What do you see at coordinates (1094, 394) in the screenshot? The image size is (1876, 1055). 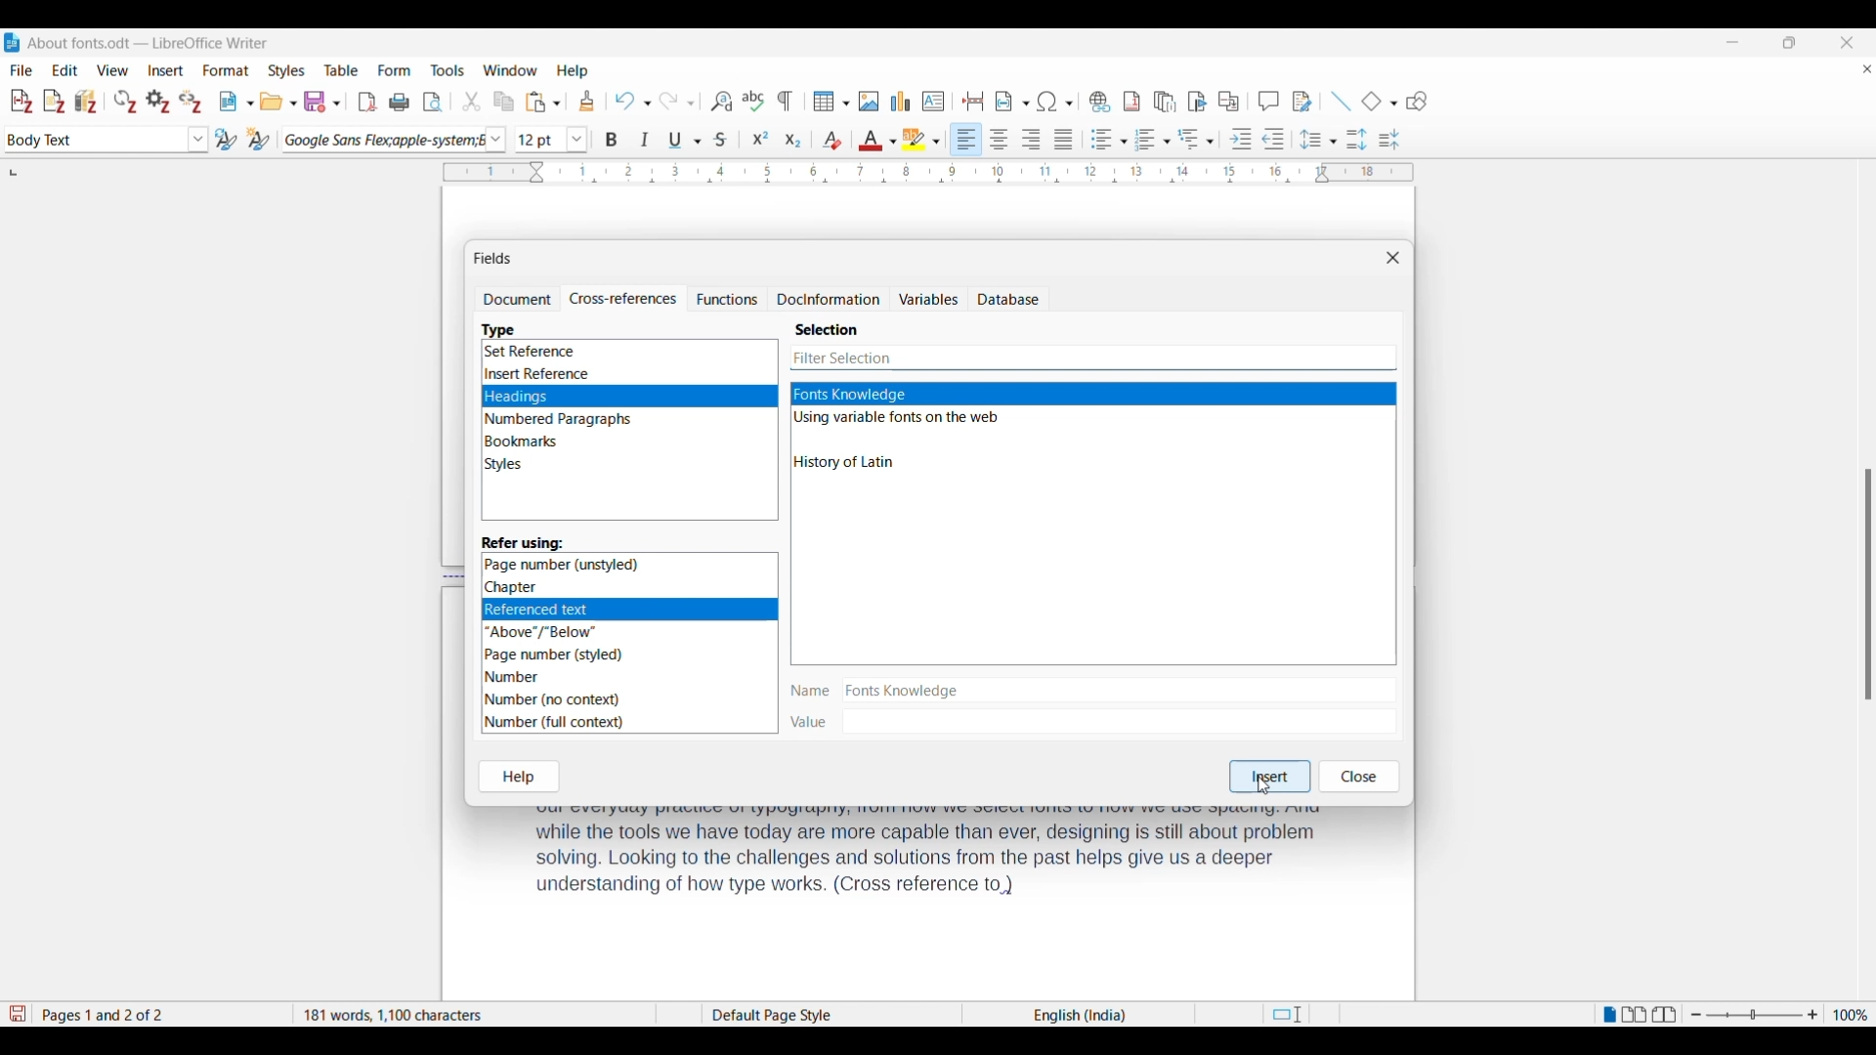 I see `Highllighted as current selection` at bounding box center [1094, 394].